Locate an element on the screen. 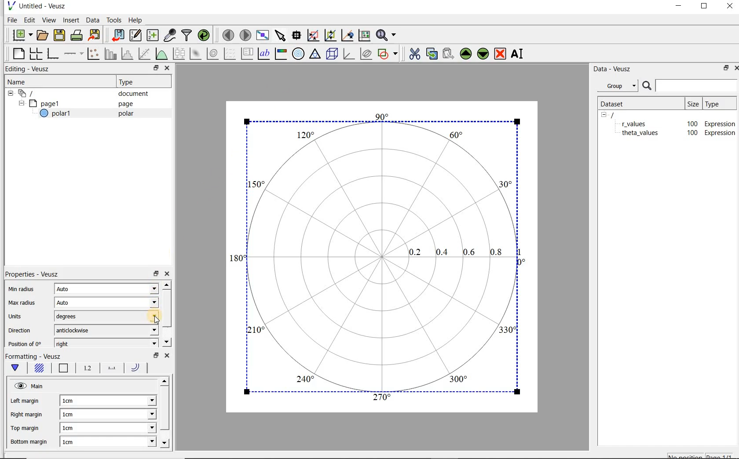 The height and width of the screenshot is (459, 739). Cursor is located at coordinates (149, 316).